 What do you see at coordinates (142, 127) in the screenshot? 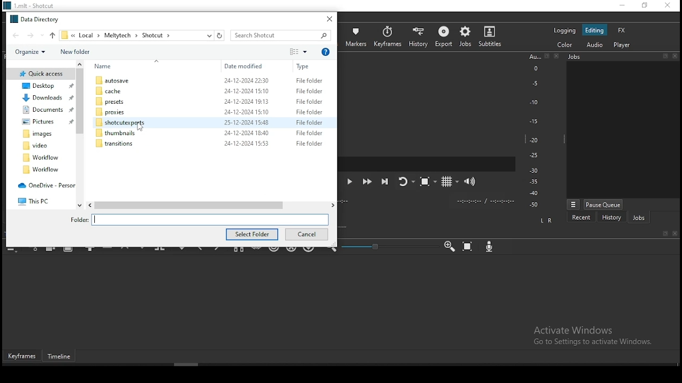
I see `cursor` at bounding box center [142, 127].